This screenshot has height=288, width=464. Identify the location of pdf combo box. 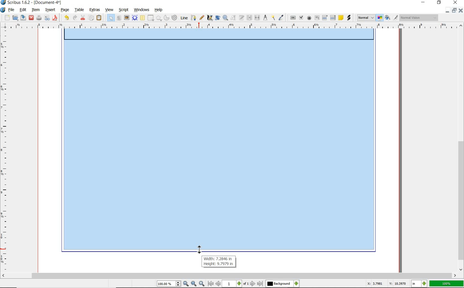
(325, 17).